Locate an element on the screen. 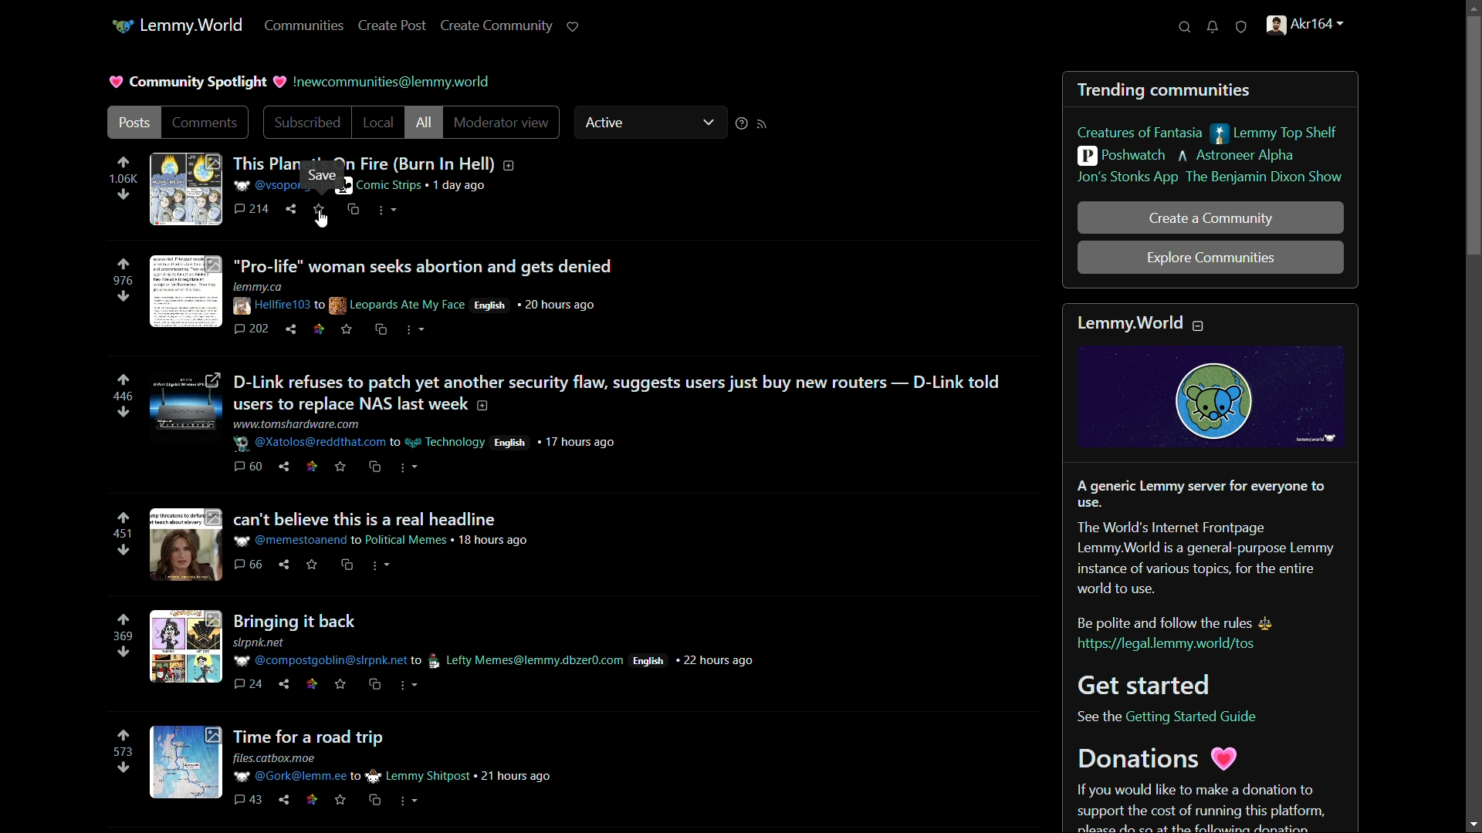  dropdown is located at coordinates (708, 120).